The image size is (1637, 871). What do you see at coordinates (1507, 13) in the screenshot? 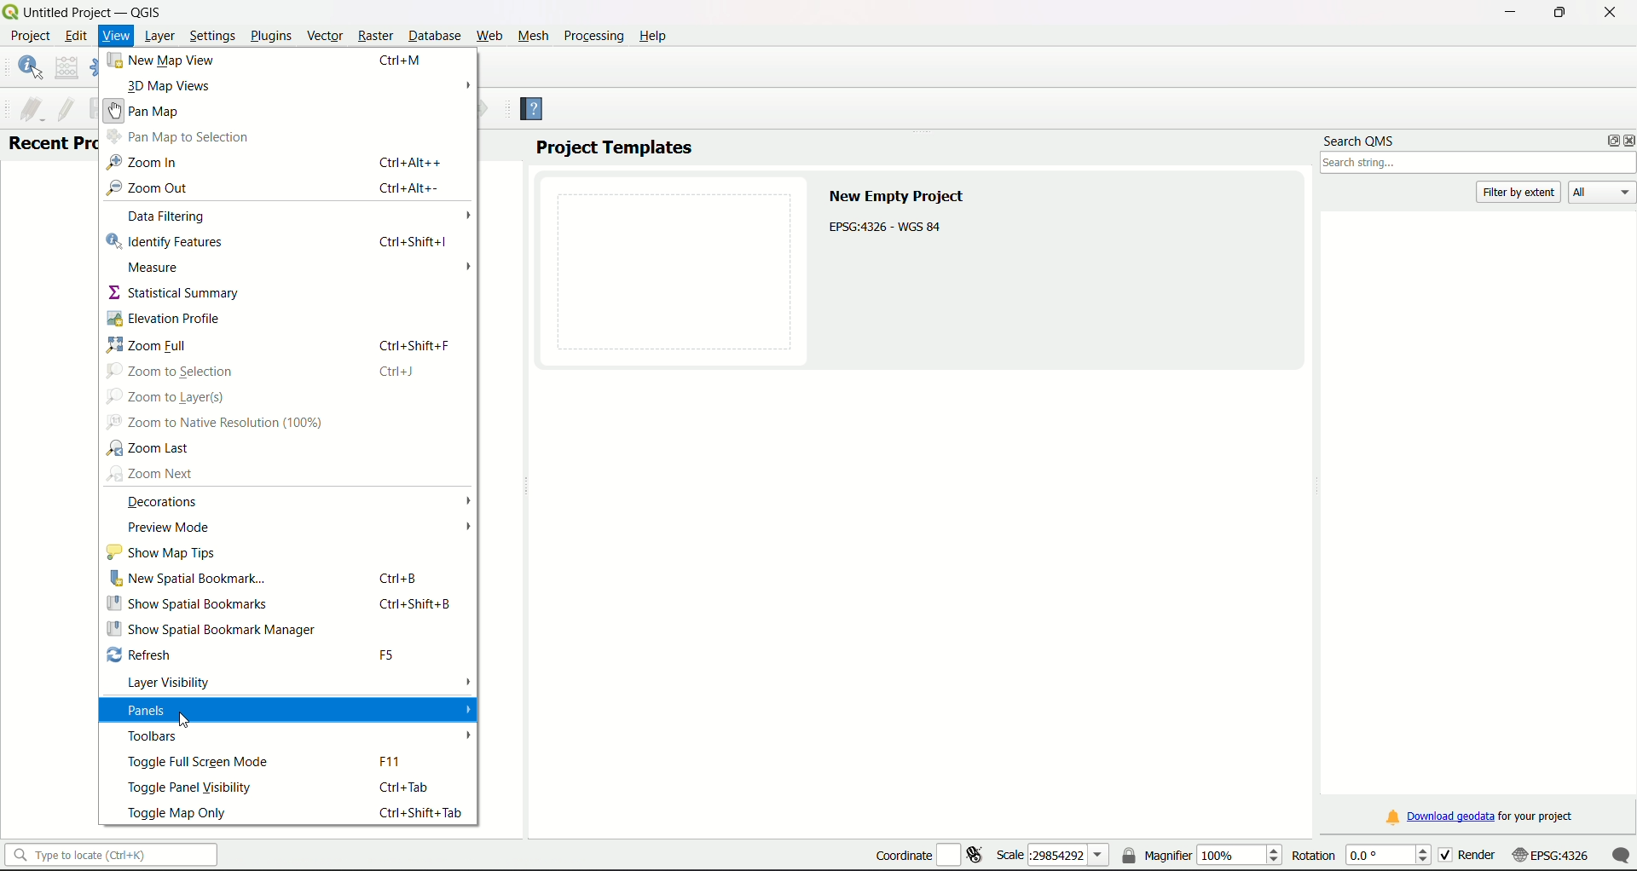
I see `minimize` at bounding box center [1507, 13].